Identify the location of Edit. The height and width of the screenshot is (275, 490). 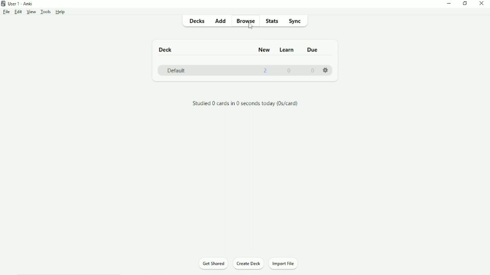
(19, 12).